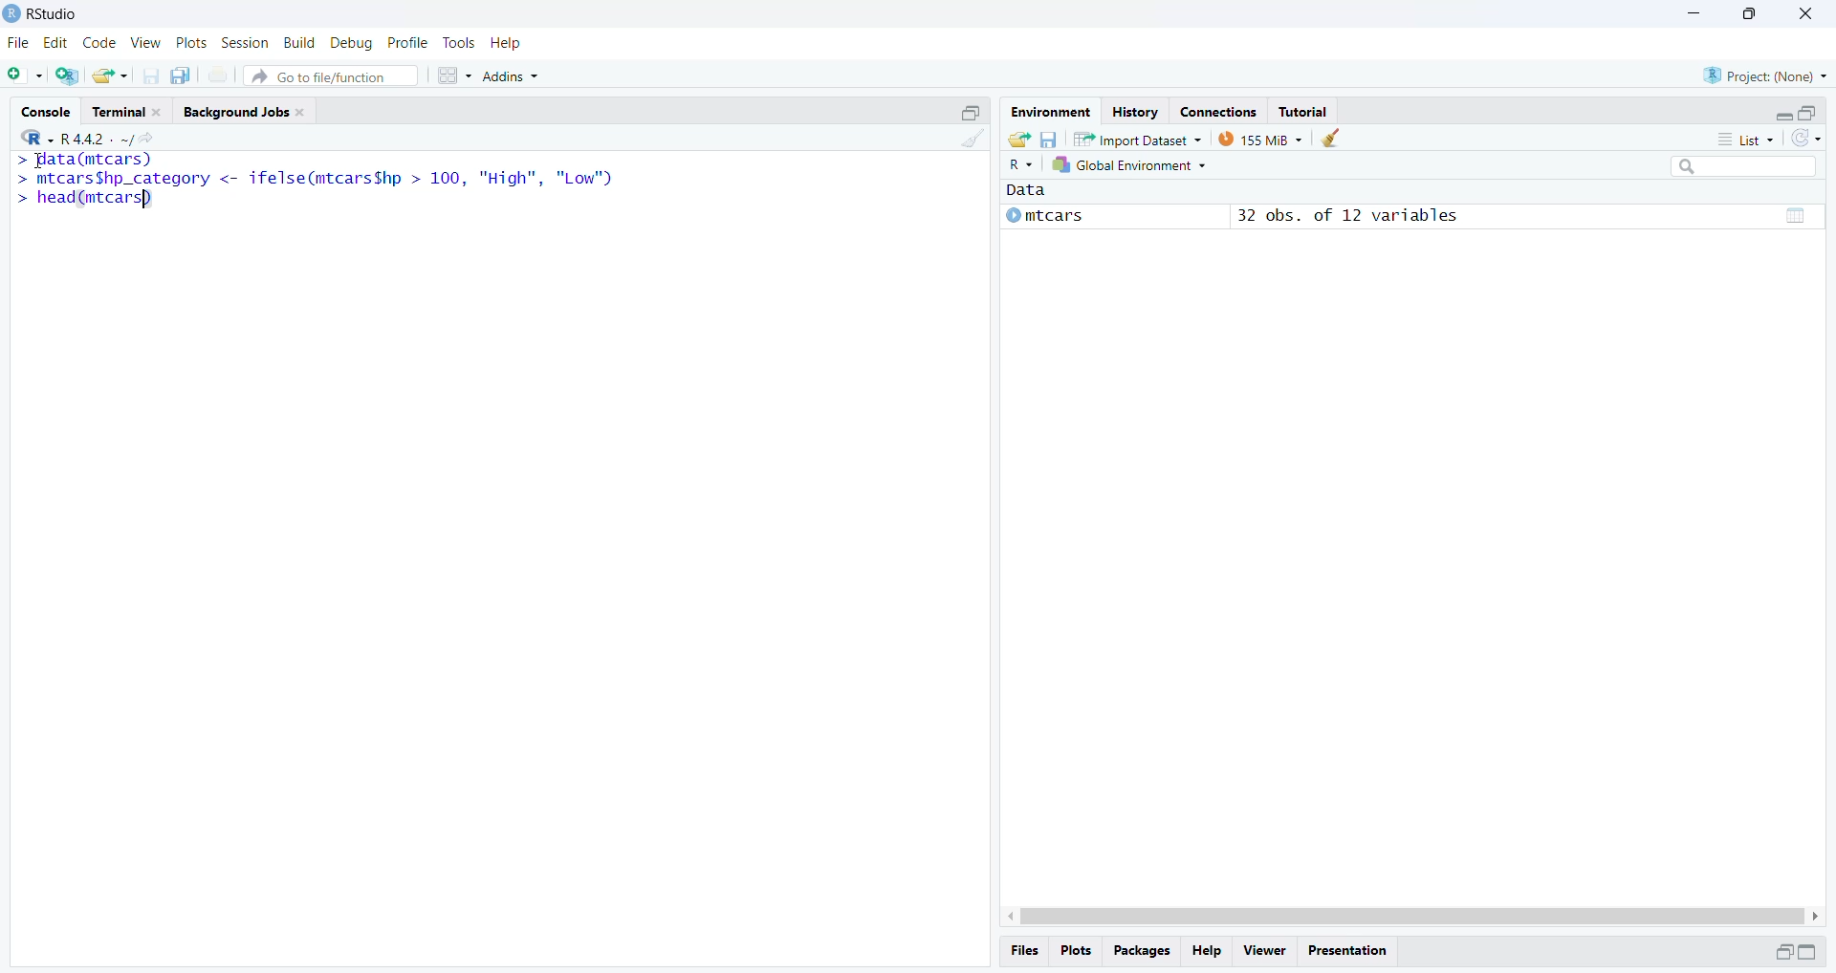 The width and height of the screenshot is (1836, 973). I want to click on Console, so click(49, 110).